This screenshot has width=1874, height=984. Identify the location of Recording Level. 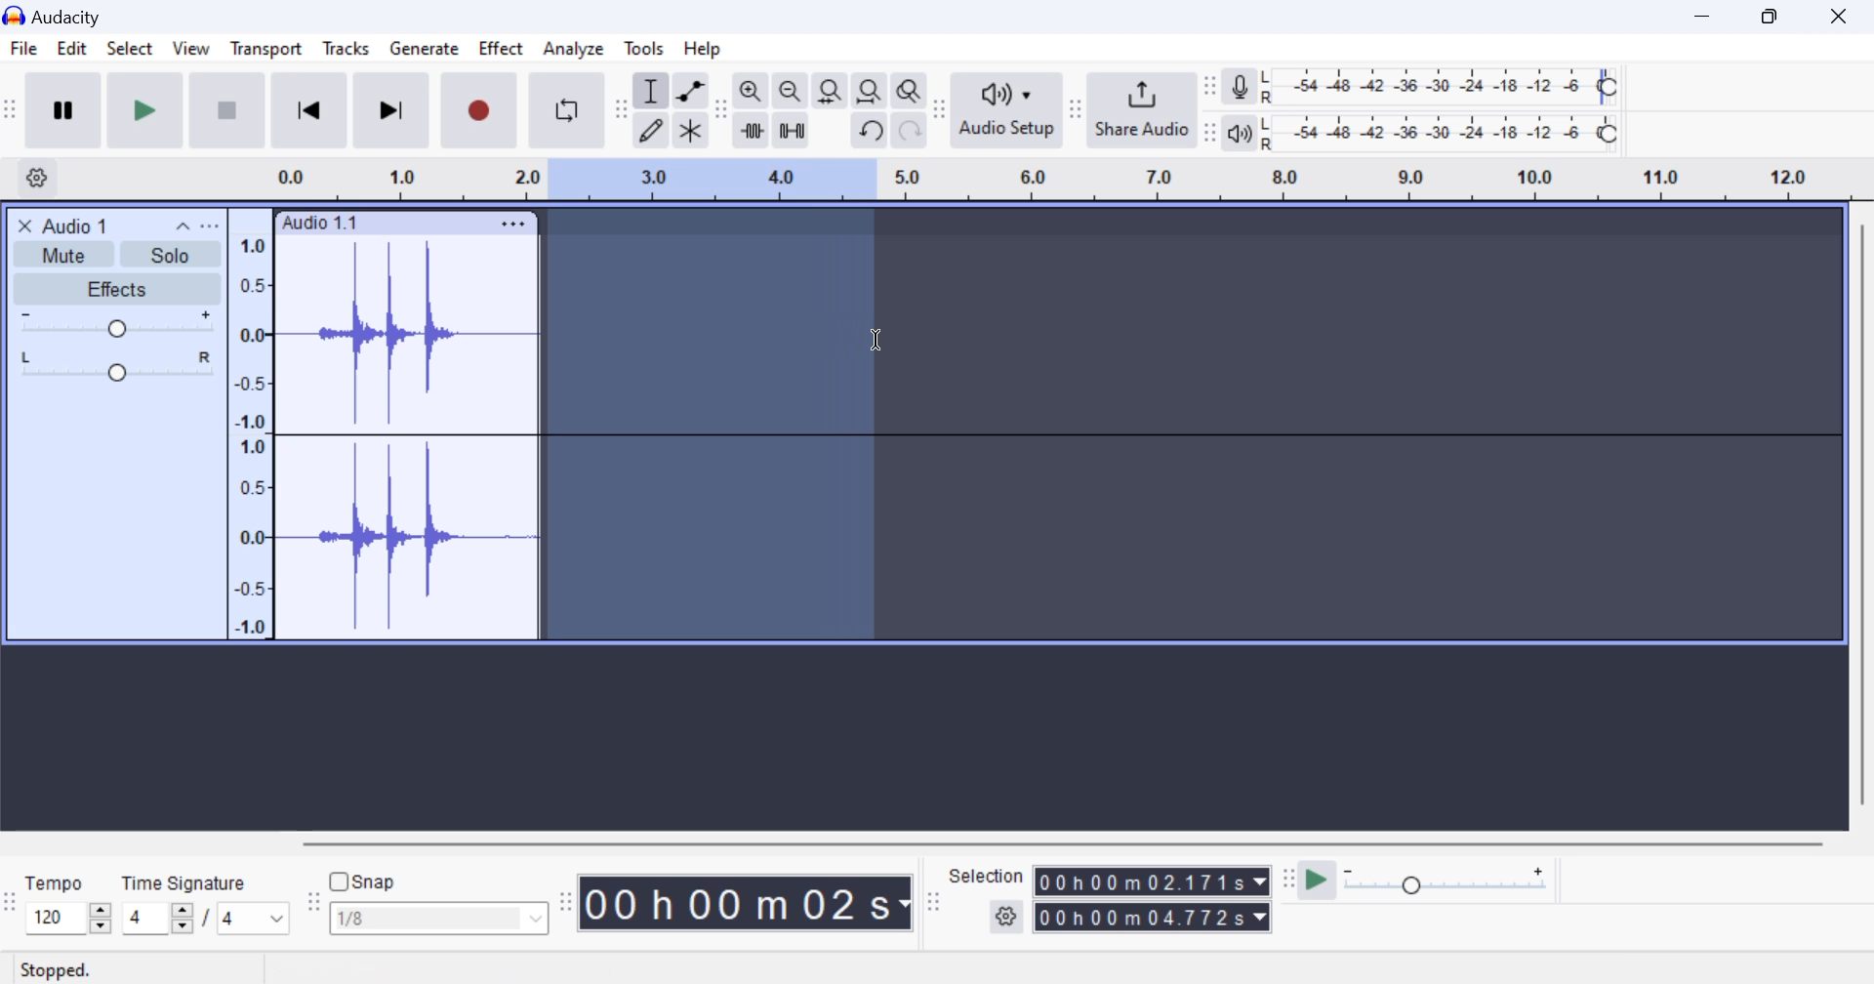
(1440, 87).